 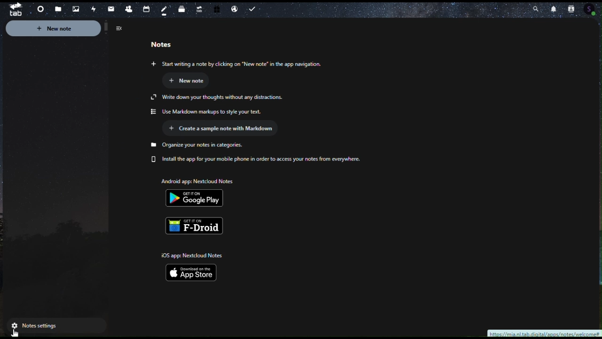 I want to click on deck, so click(x=182, y=8).